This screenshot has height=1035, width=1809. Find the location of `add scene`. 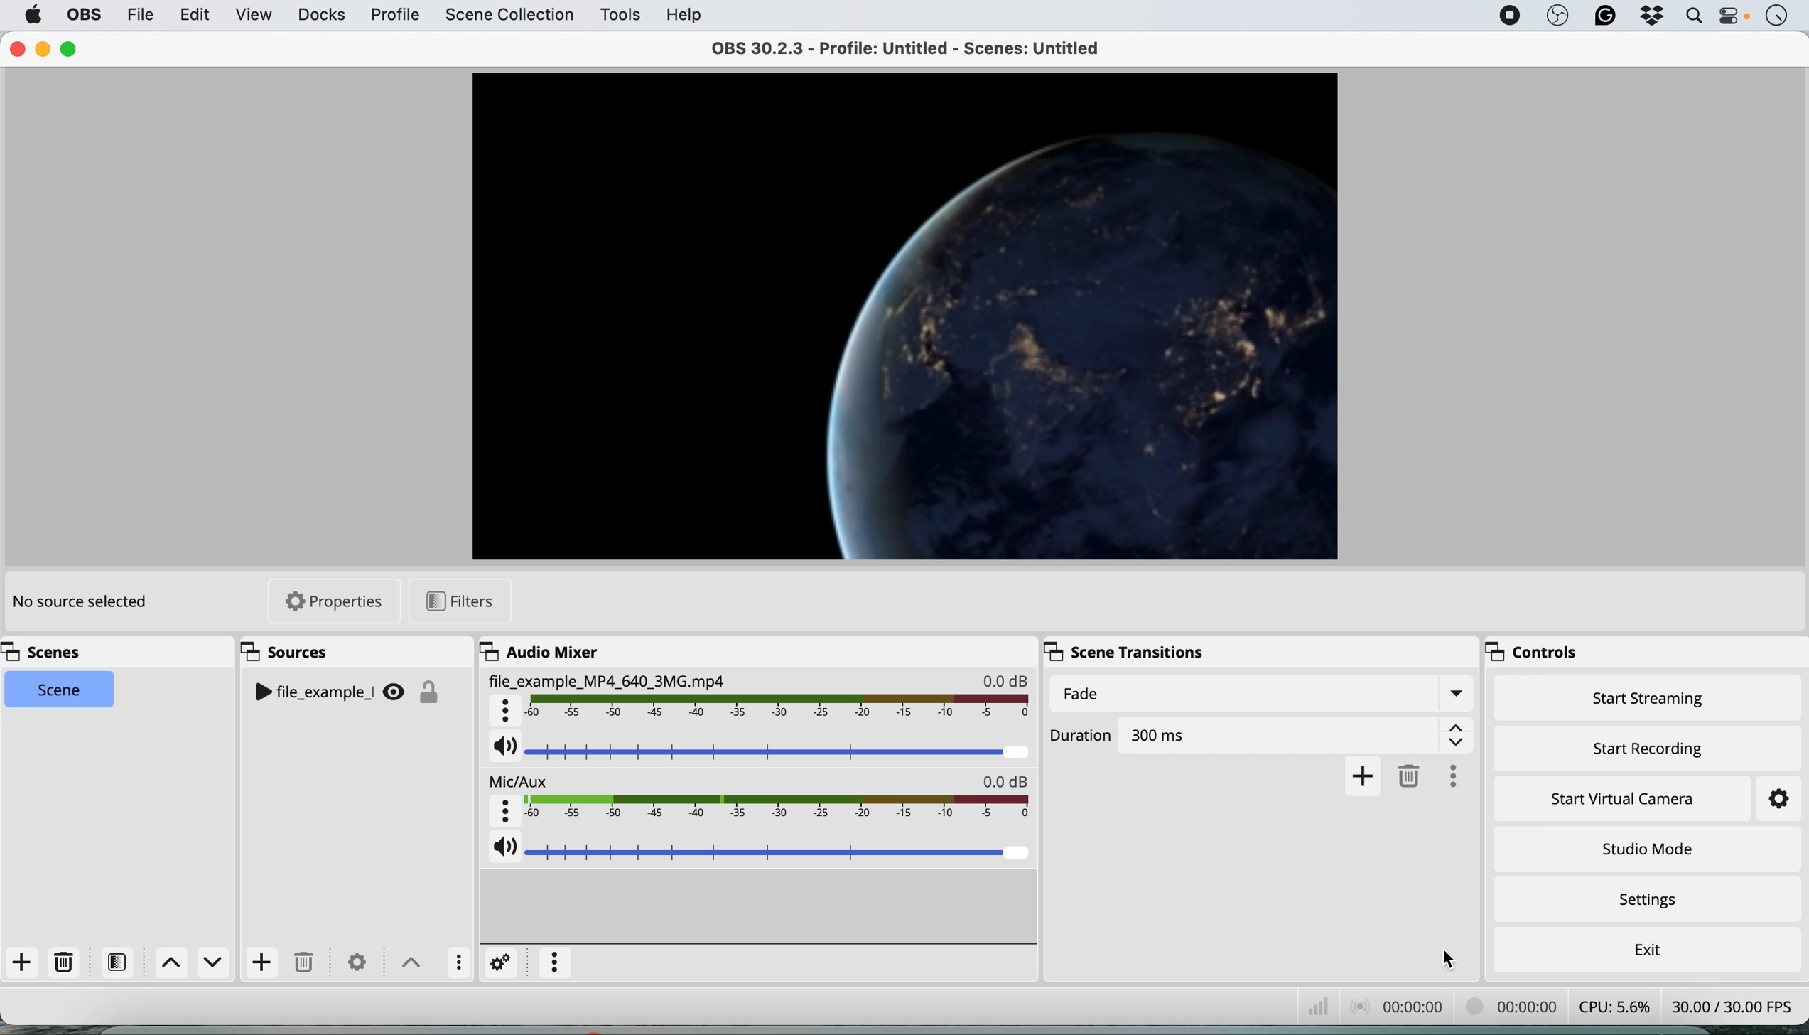

add scene is located at coordinates (22, 963).